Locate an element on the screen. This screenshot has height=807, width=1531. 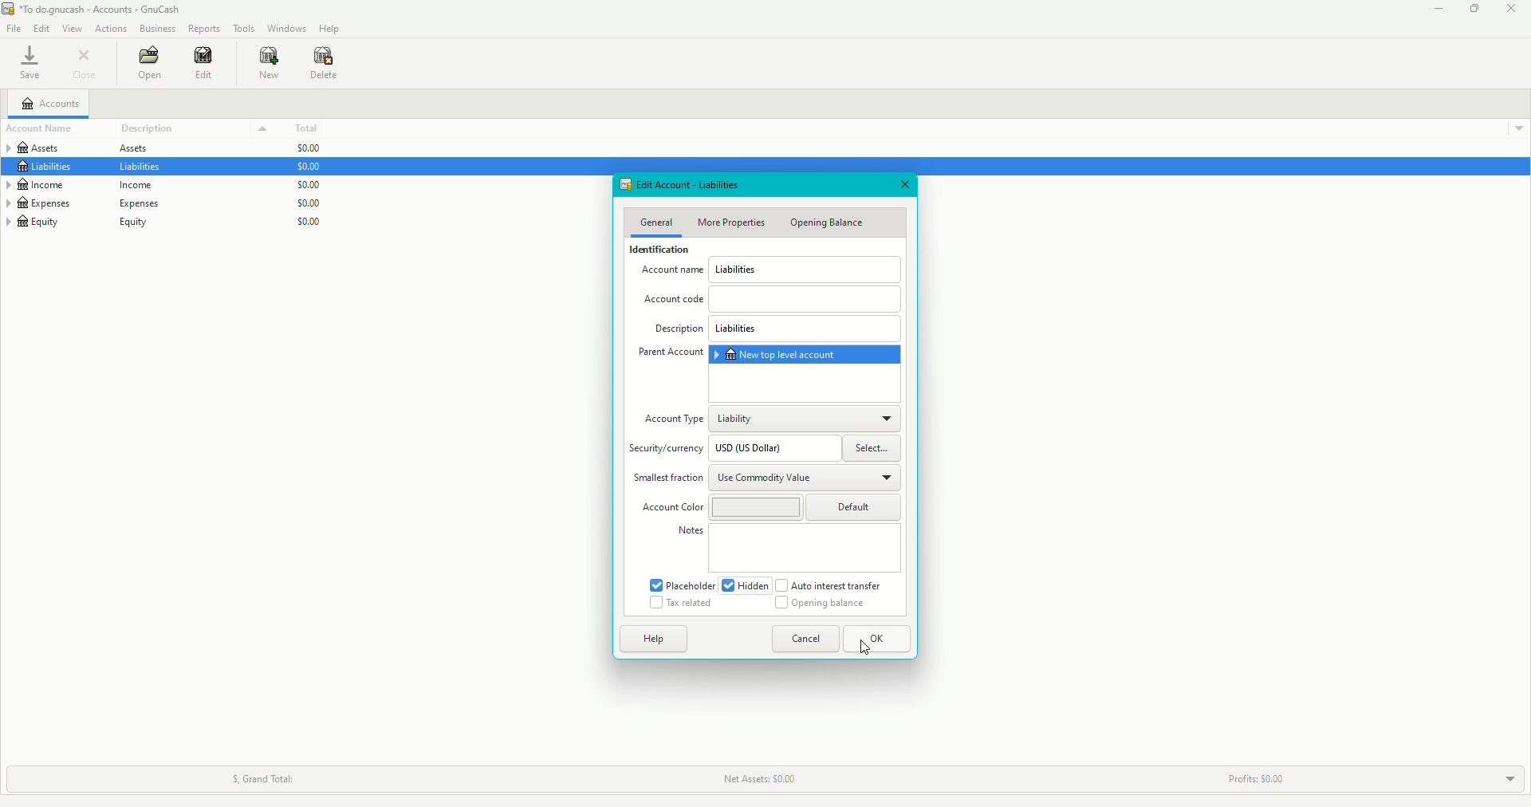
Placeholder is located at coordinates (683, 585).